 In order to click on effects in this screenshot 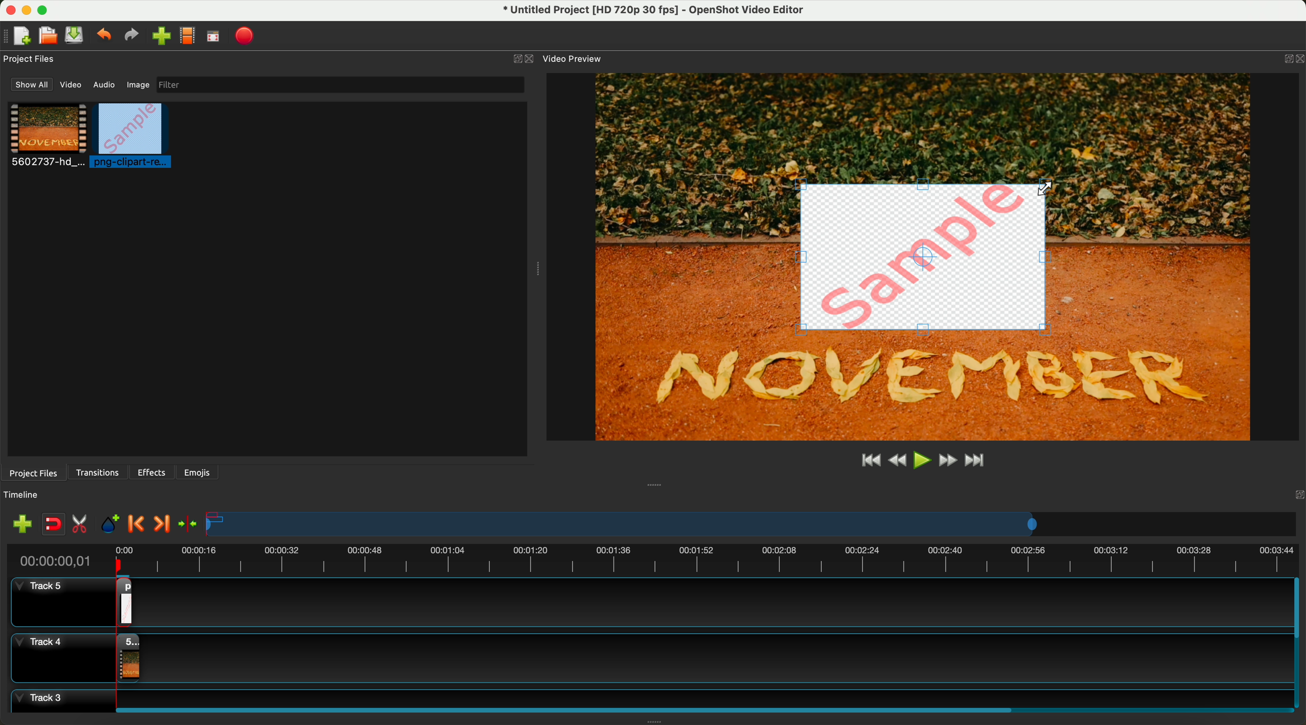, I will do `click(153, 472)`.